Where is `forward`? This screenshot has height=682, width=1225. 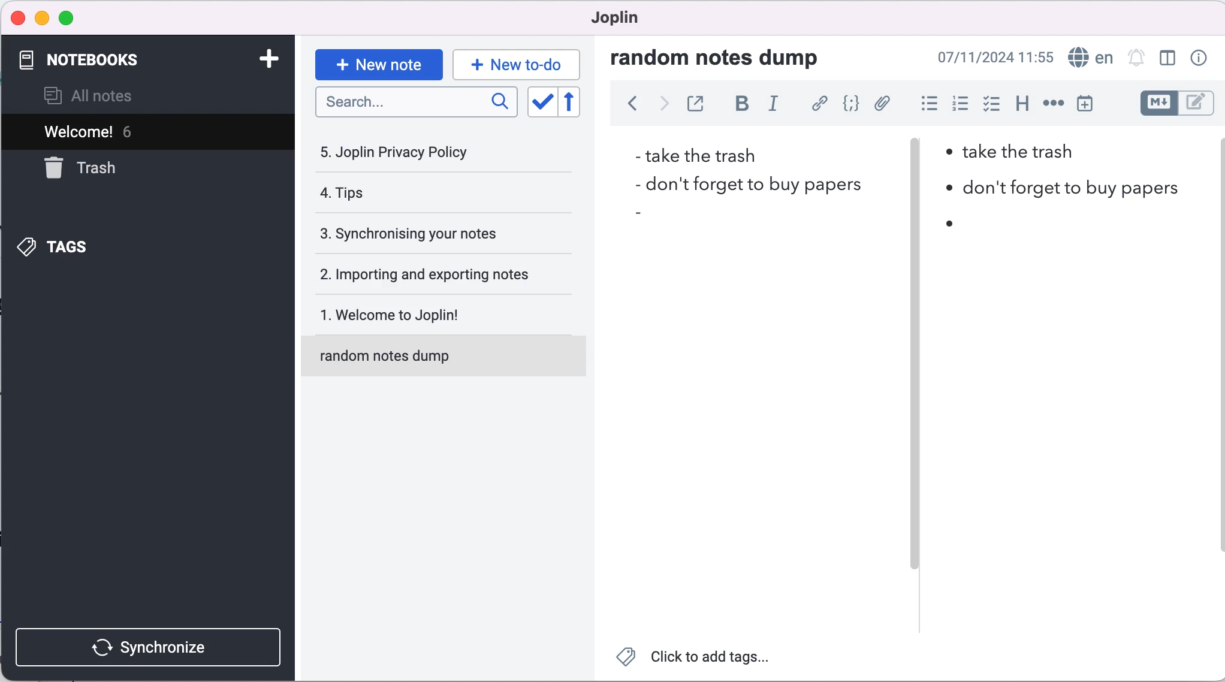
forward is located at coordinates (660, 107).